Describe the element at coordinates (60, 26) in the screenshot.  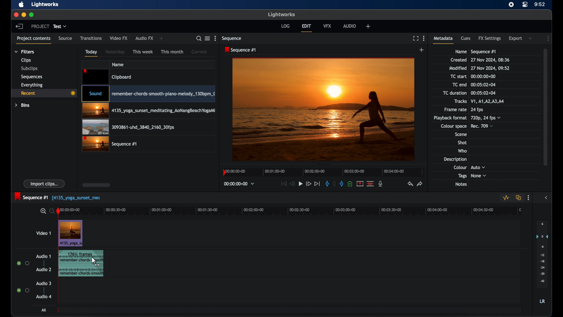
I see `test` at that location.